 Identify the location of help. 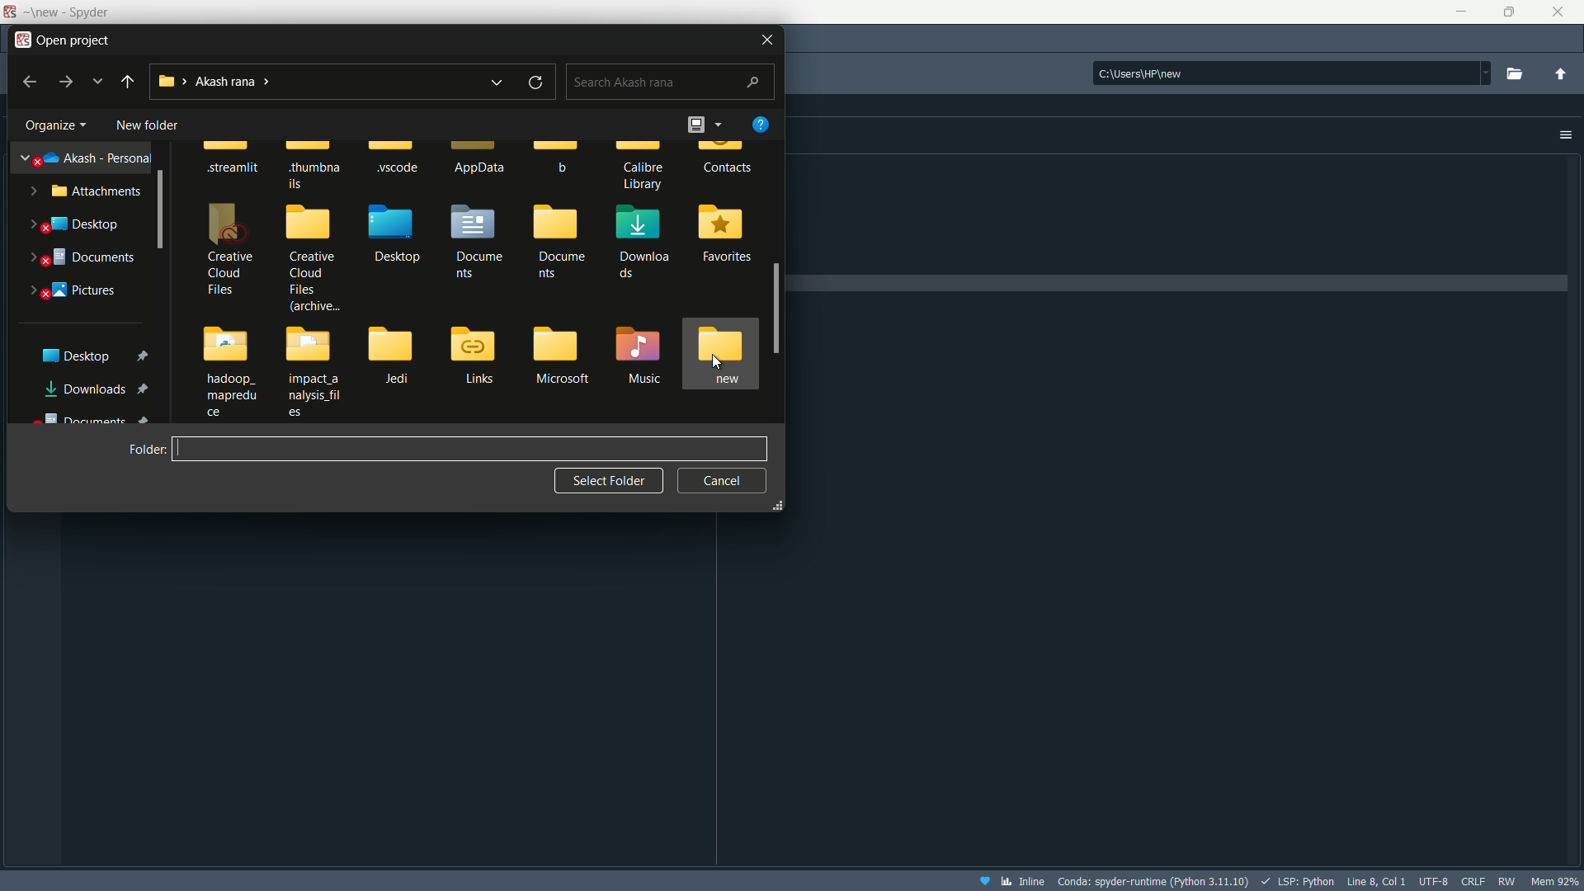
(761, 124).